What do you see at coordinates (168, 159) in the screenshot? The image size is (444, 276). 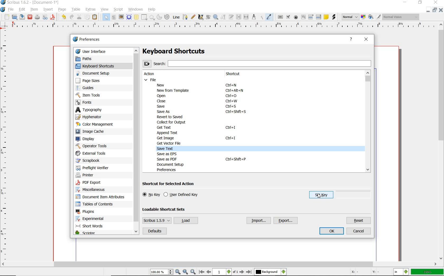 I see `save as pdf` at bounding box center [168, 159].